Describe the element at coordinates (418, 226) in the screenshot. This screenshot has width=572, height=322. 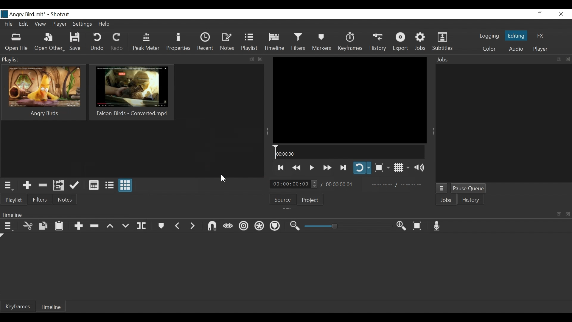
I see `Zoom timeline to fit` at that location.